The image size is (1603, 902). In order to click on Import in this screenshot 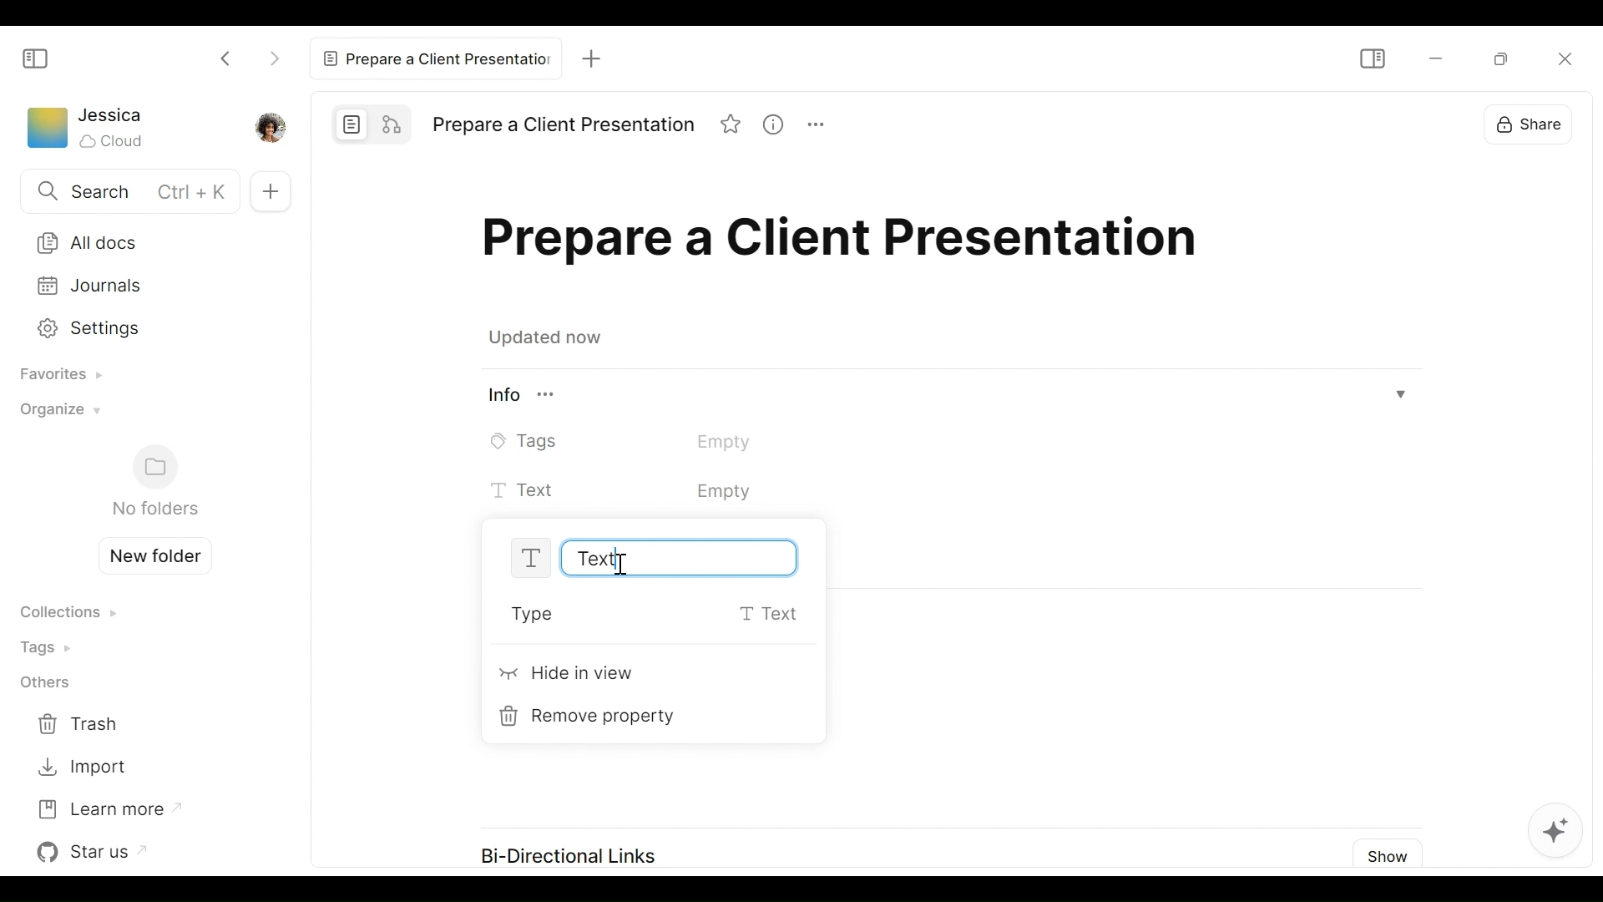, I will do `click(82, 768)`.